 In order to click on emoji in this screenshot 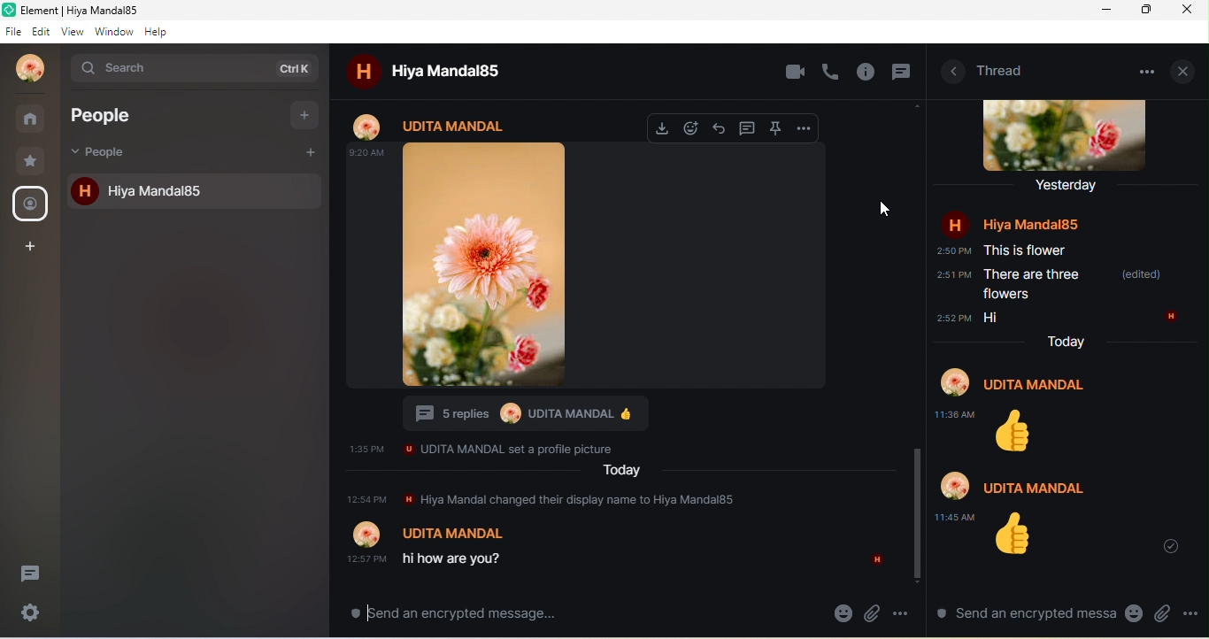, I will do `click(844, 612)`.